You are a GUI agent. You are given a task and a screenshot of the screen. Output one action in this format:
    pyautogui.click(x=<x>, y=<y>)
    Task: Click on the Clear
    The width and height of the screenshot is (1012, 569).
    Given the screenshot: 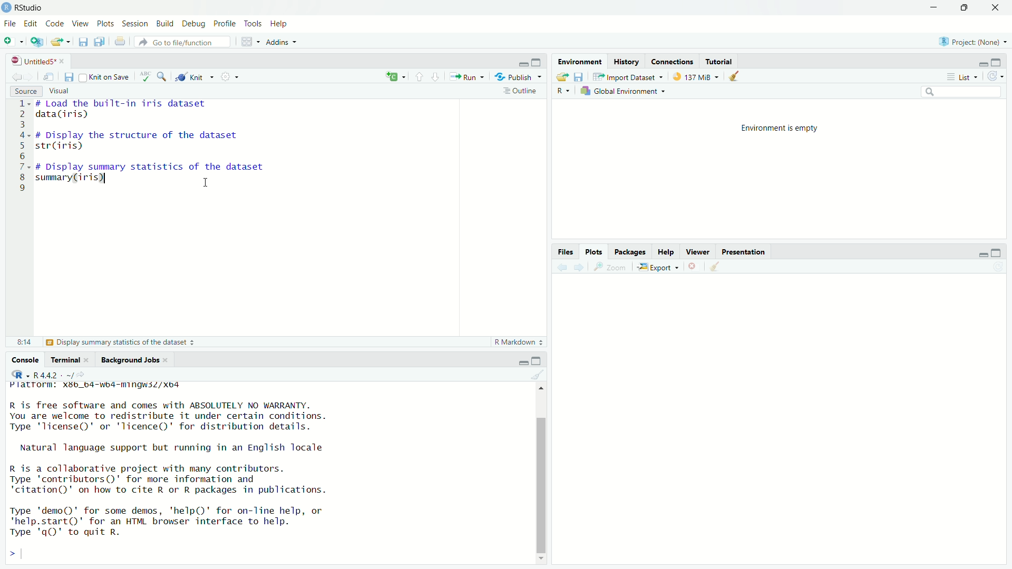 What is the action you would take?
    pyautogui.click(x=736, y=76)
    